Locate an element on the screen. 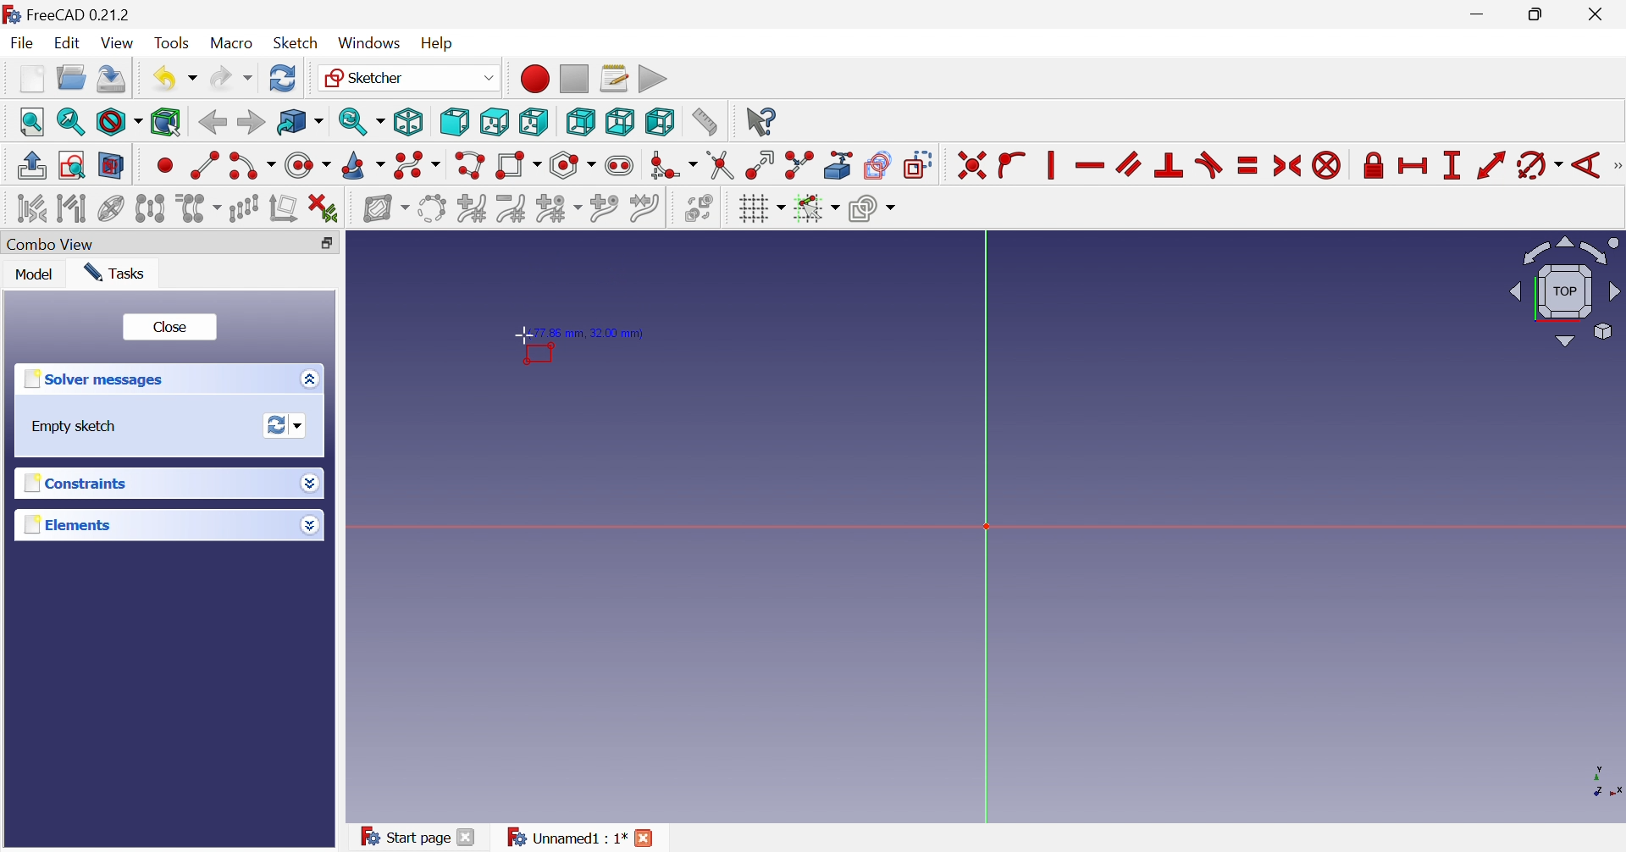 This screenshot has width=1626, height=852. Create line is located at coordinates (204, 163).